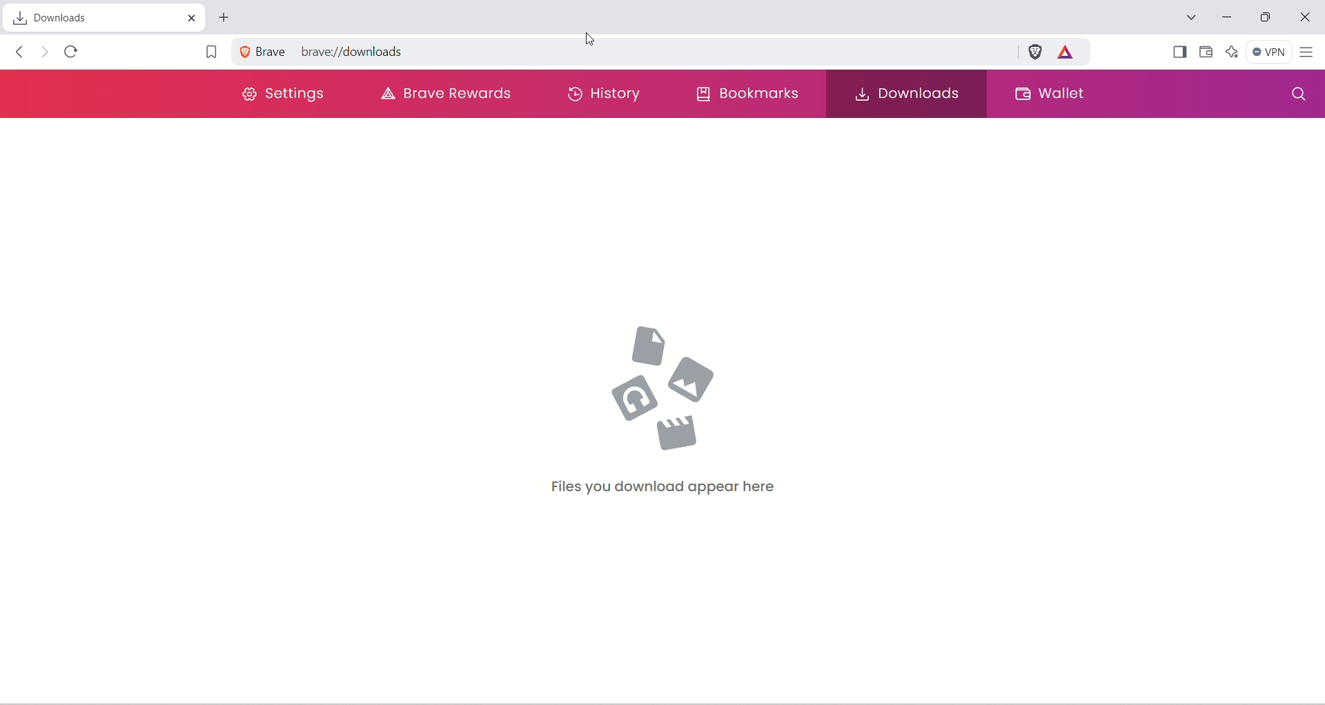 The height and width of the screenshot is (705, 1325). Describe the element at coordinates (281, 95) in the screenshot. I see `settings` at that location.